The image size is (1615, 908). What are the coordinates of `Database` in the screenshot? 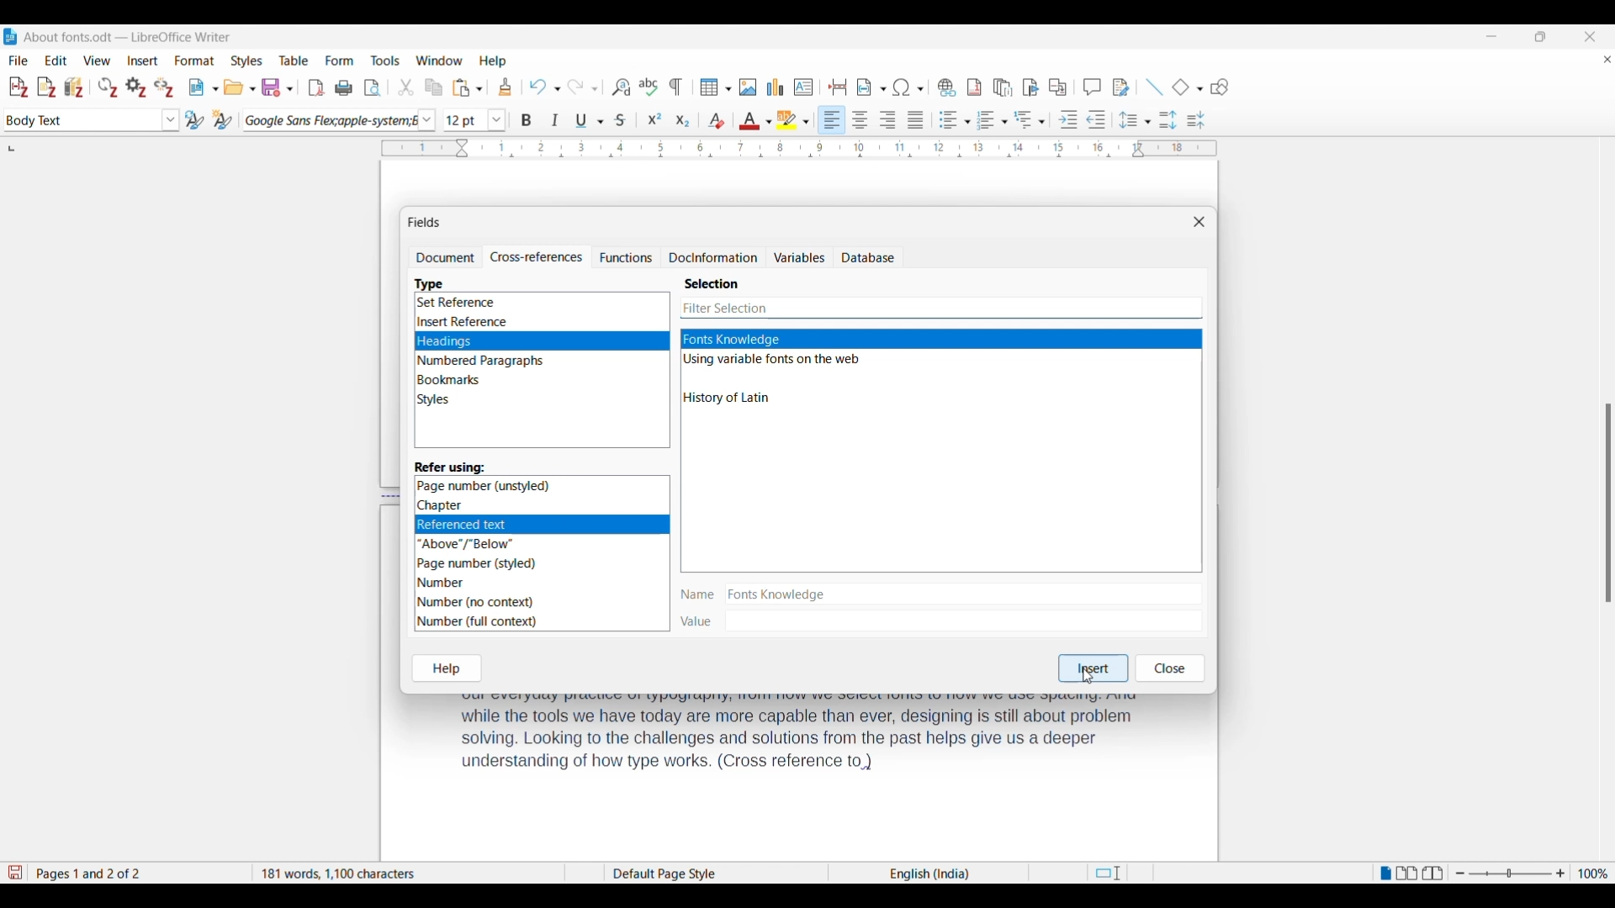 It's located at (867, 258).